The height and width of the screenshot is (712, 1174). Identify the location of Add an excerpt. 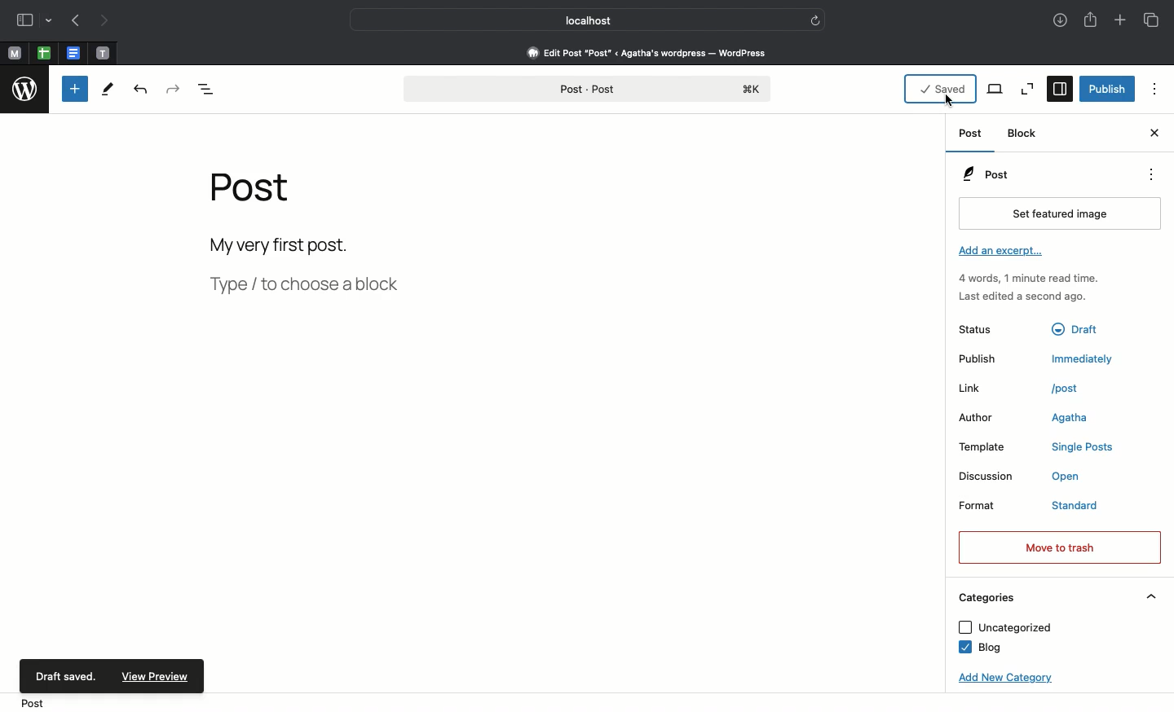
(1004, 253).